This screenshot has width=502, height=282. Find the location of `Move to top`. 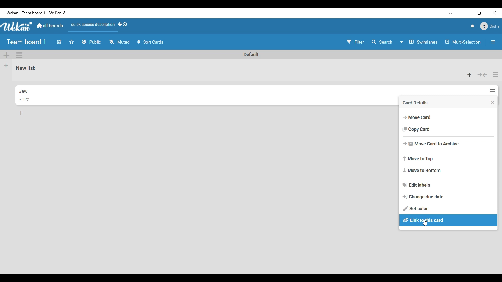

Move to top is located at coordinates (448, 159).